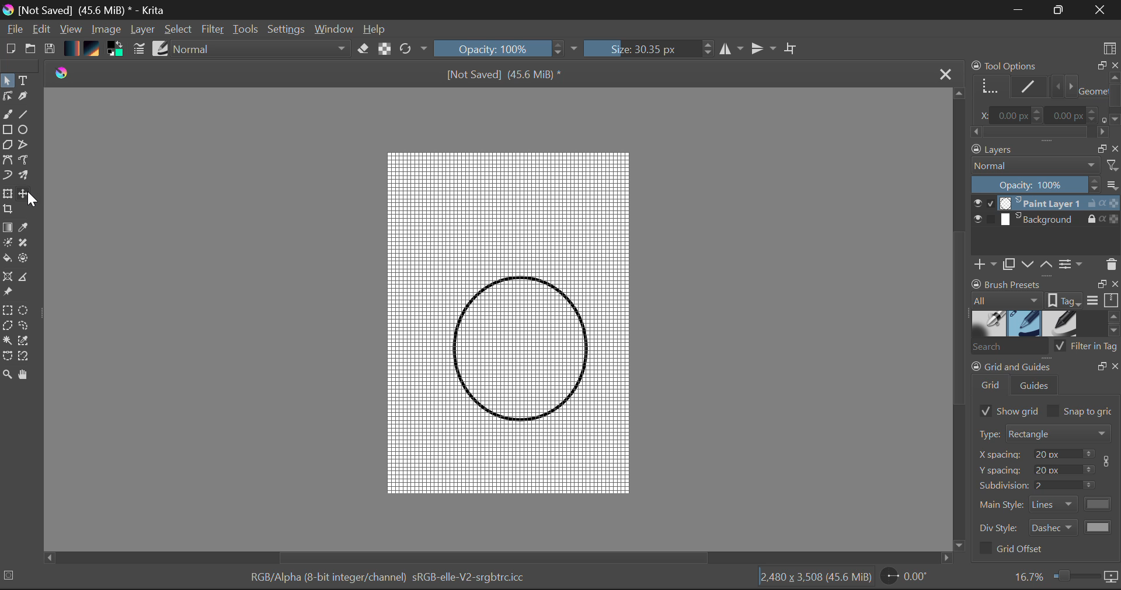 This screenshot has width=1121, height=590. I want to click on View, so click(71, 29).